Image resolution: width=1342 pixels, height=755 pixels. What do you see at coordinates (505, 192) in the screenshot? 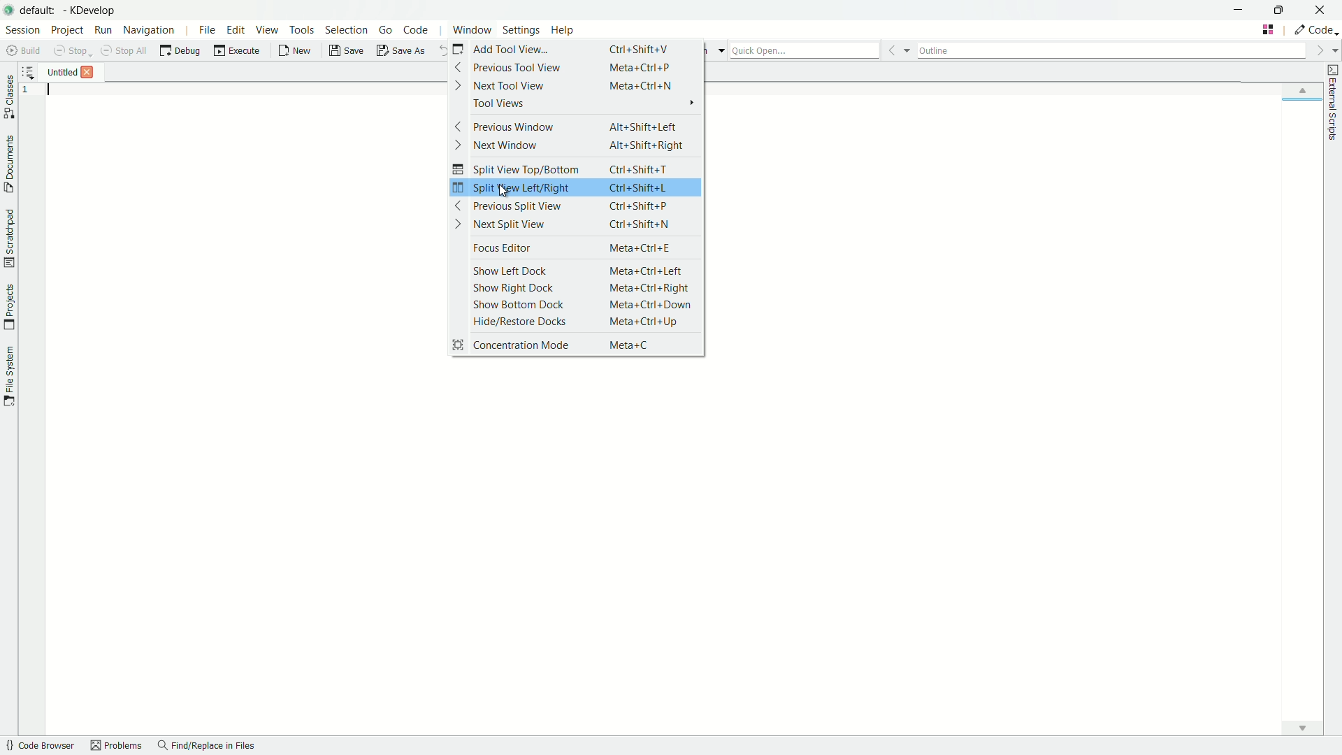
I see `cursor` at bounding box center [505, 192].